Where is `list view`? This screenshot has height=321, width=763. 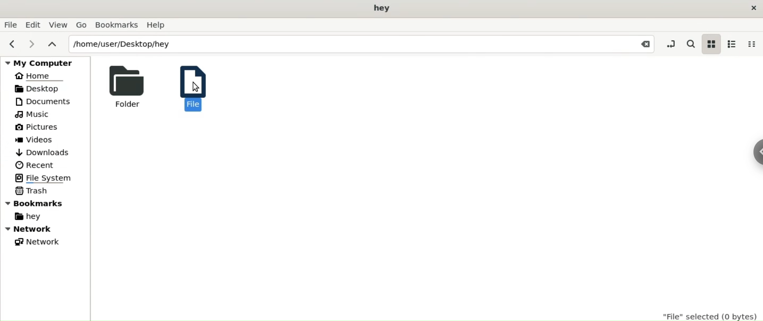
list view is located at coordinates (733, 44).